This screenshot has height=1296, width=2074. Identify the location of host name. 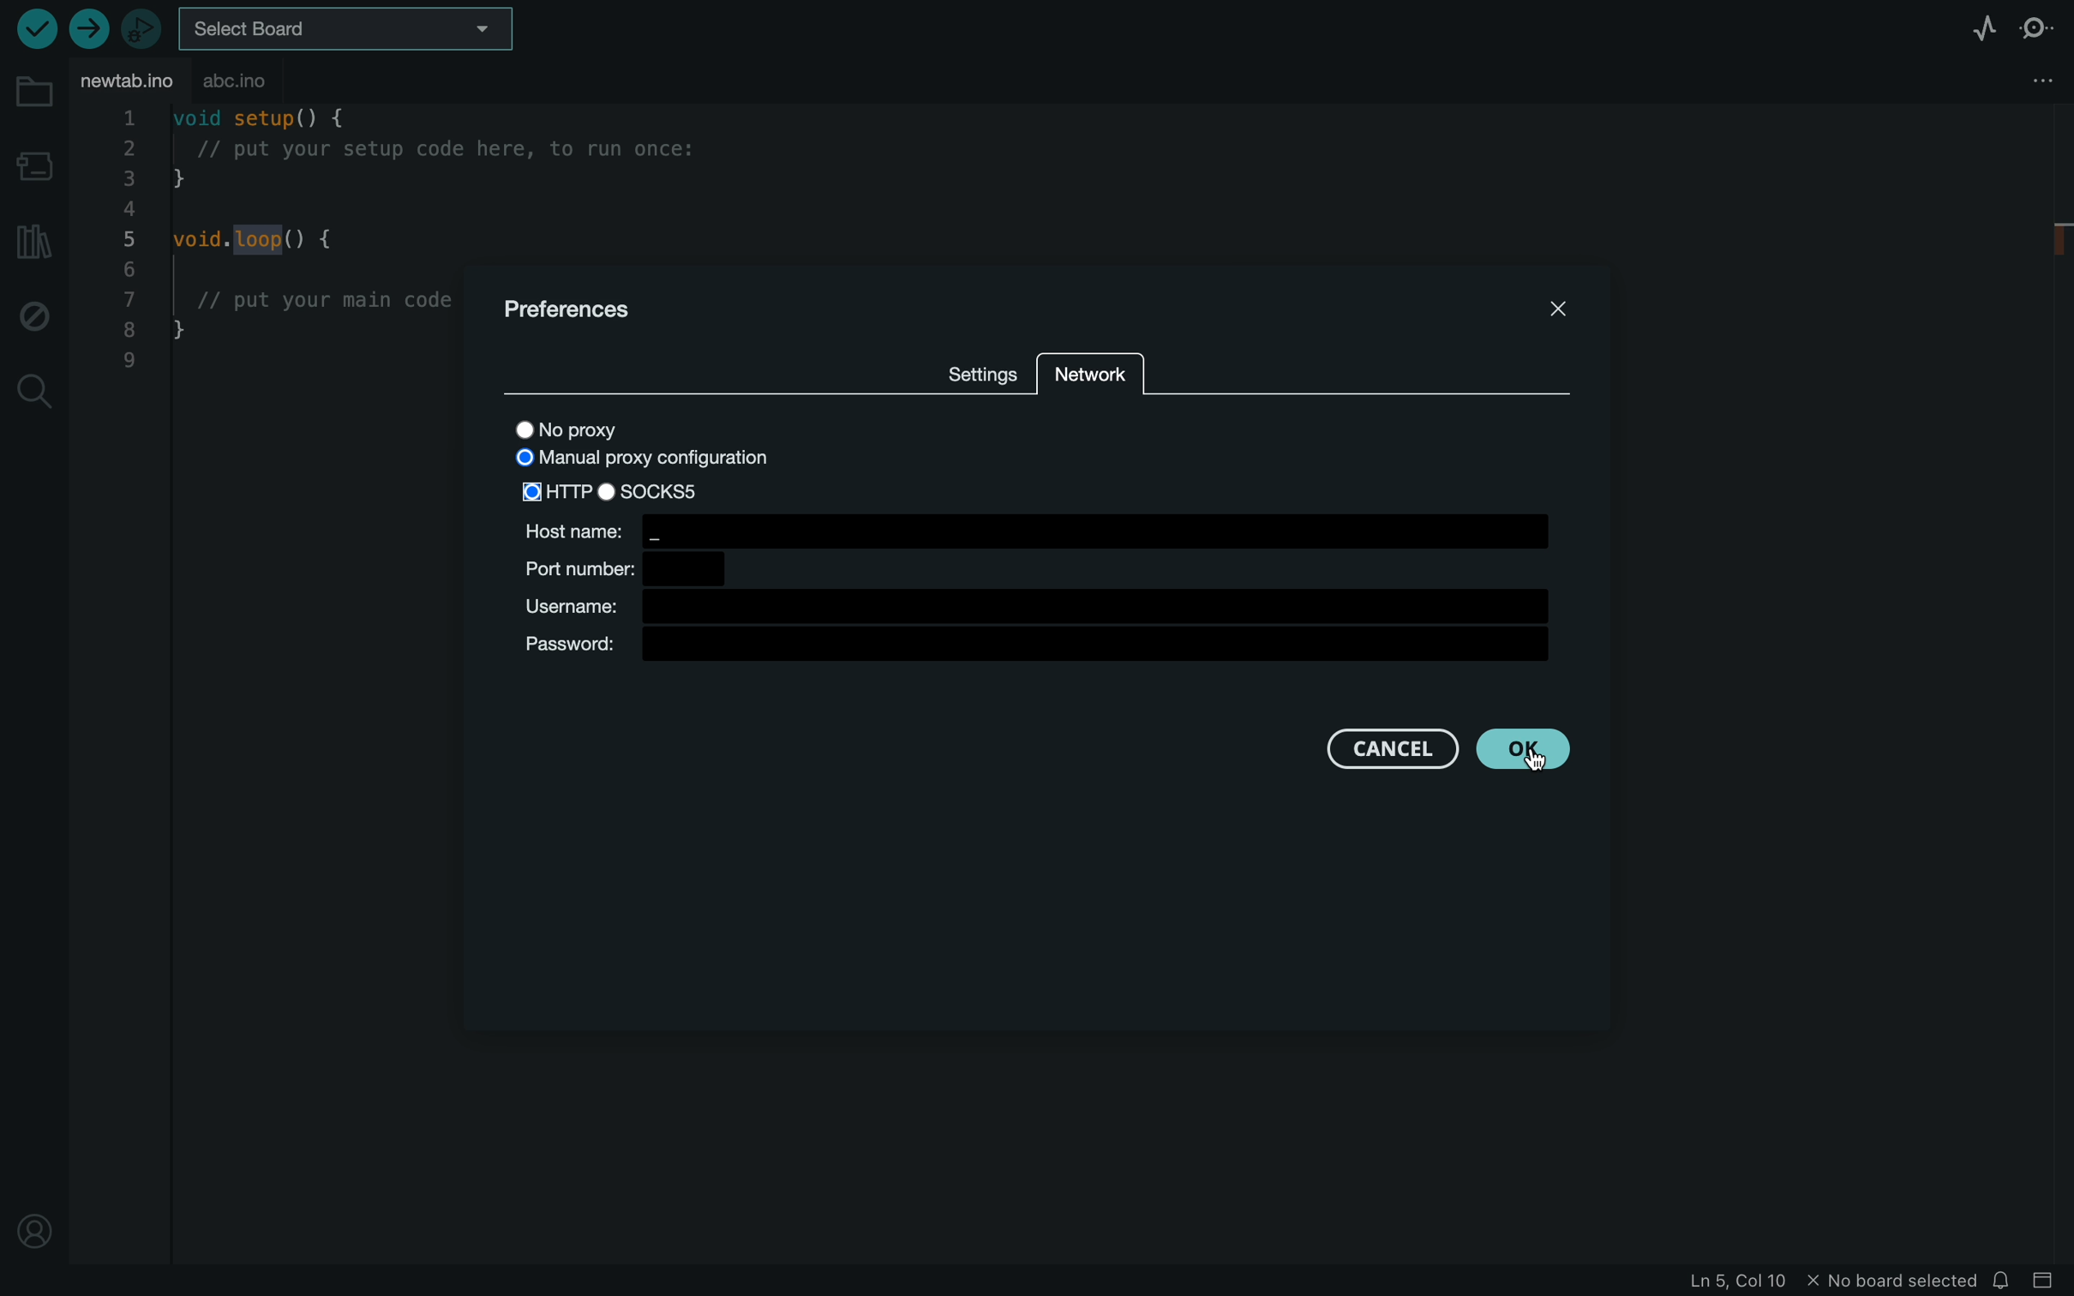
(1034, 531).